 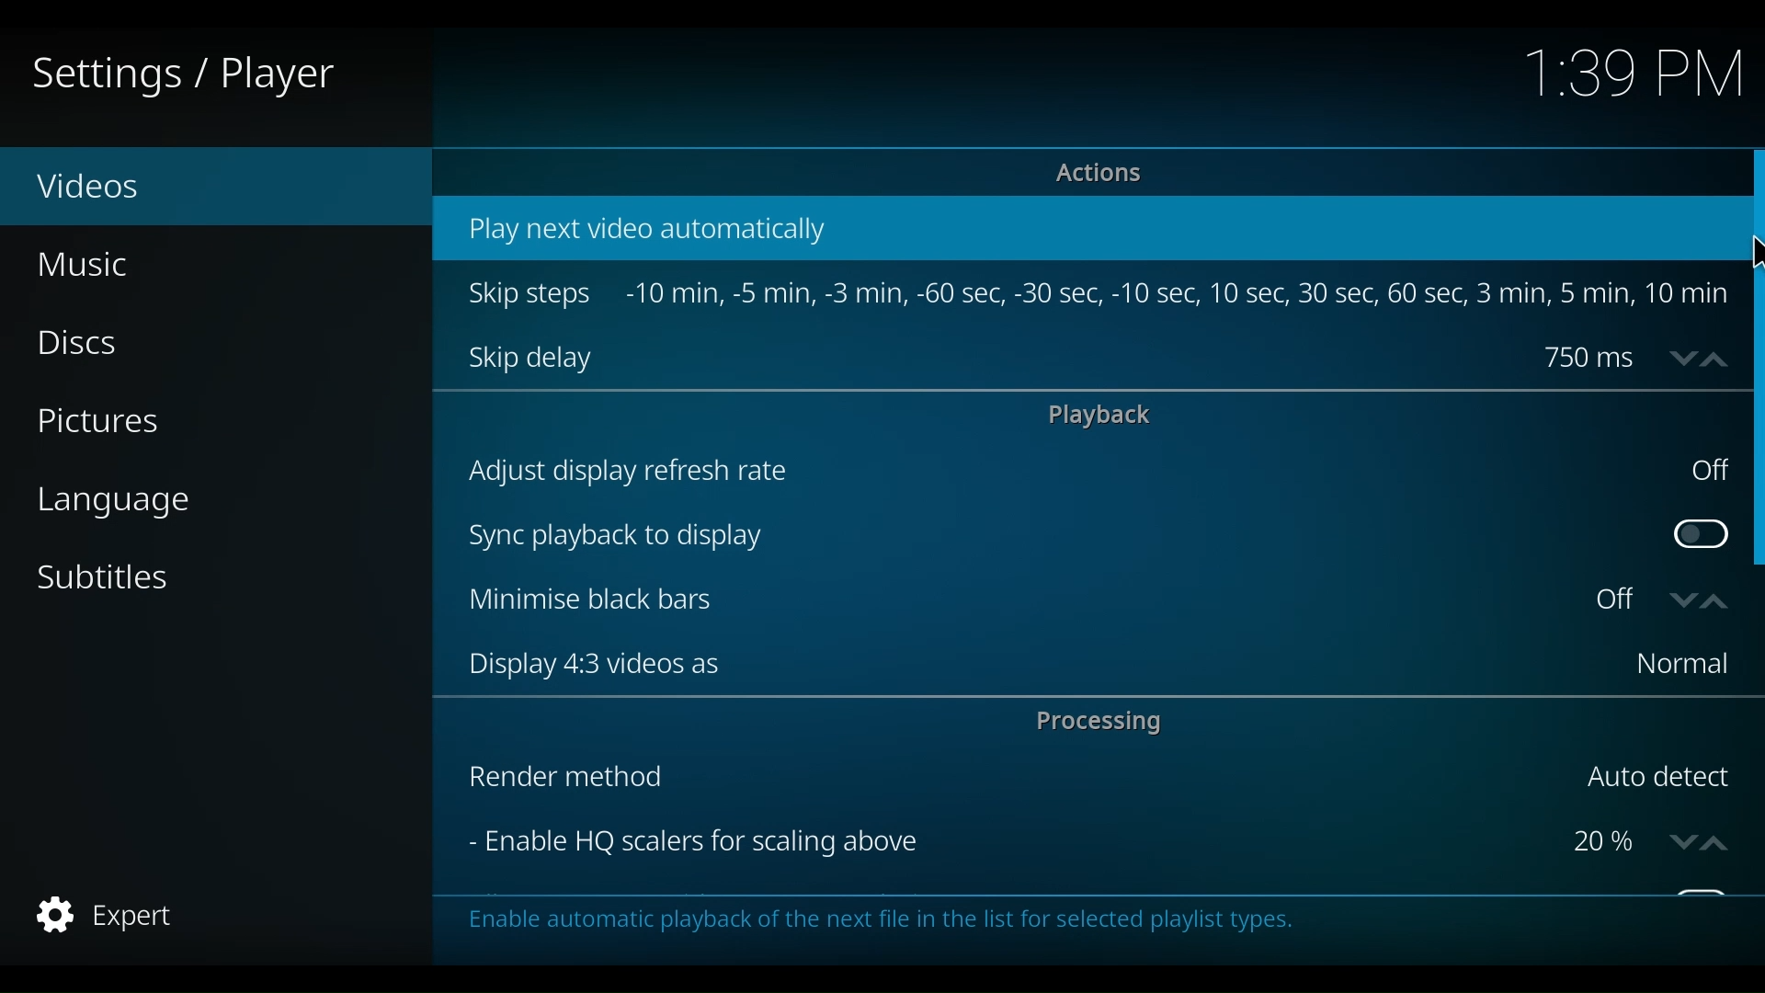 I want to click on up, so click(x=1713, y=599).